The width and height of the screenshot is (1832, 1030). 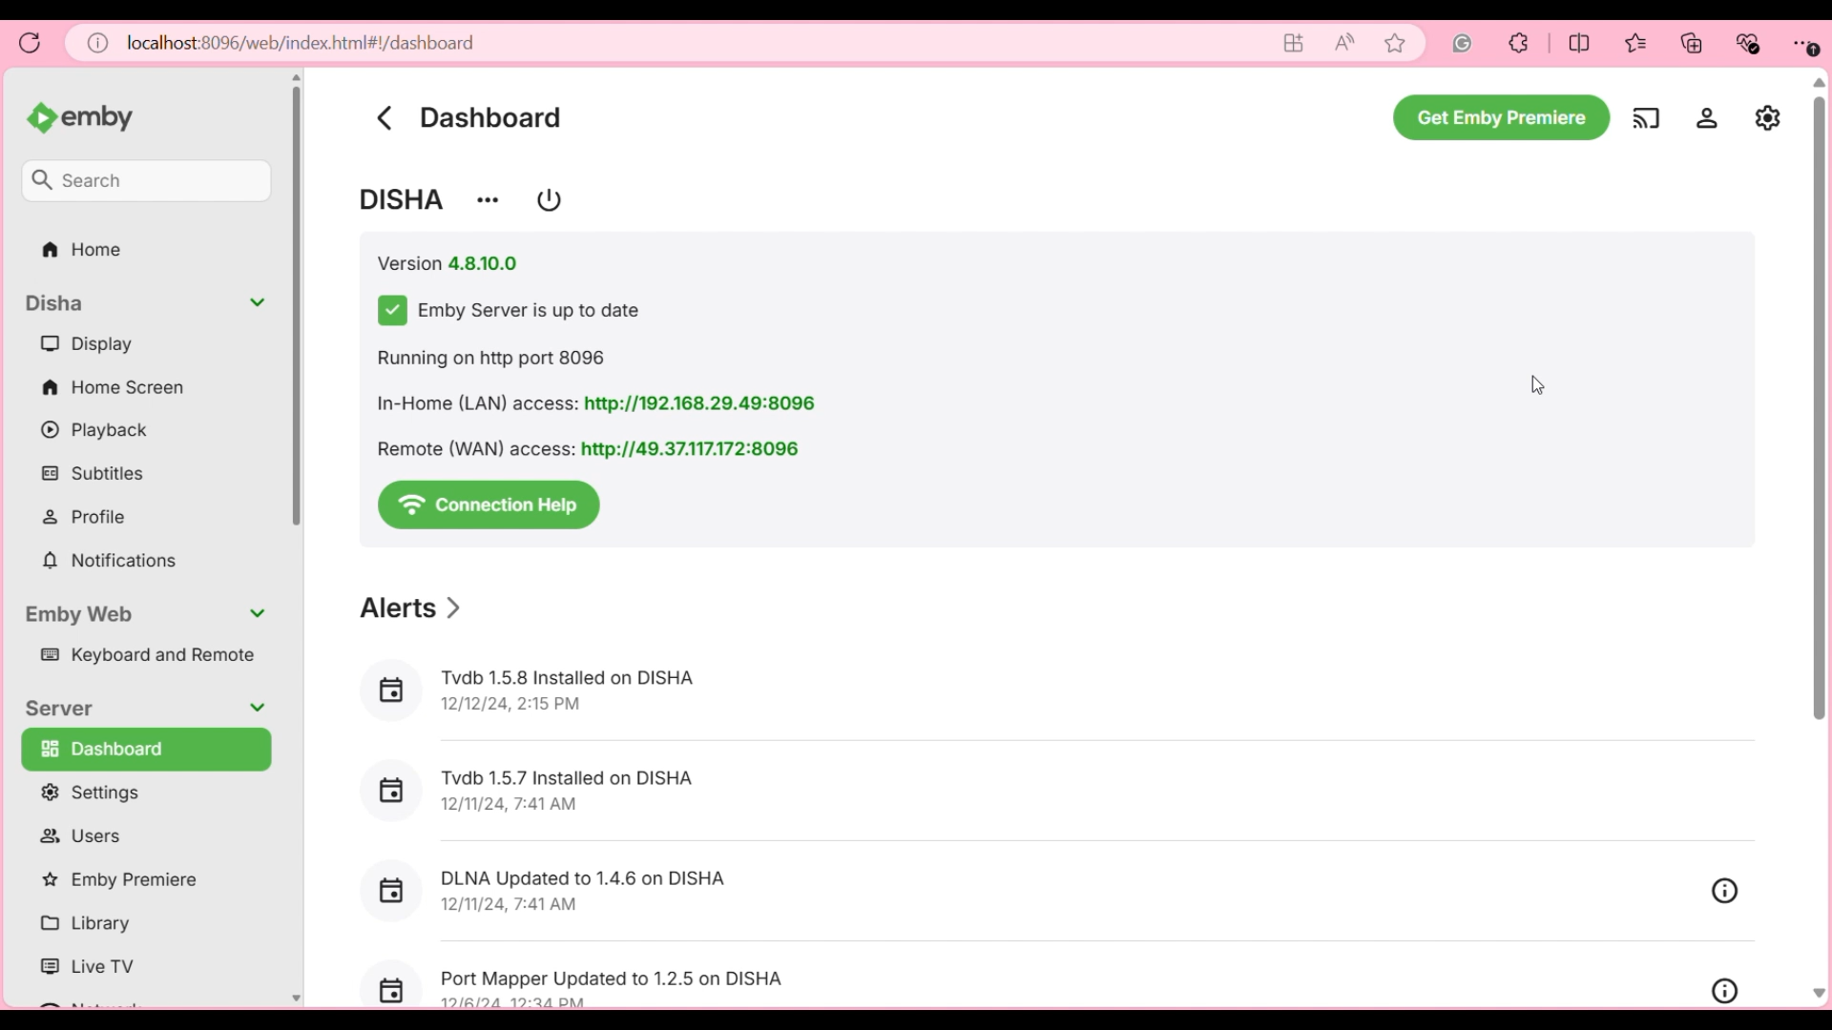 What do you see at coordinates (98, 43) in the screenshot?
I see `View site information` at bounding box center [98, 43].